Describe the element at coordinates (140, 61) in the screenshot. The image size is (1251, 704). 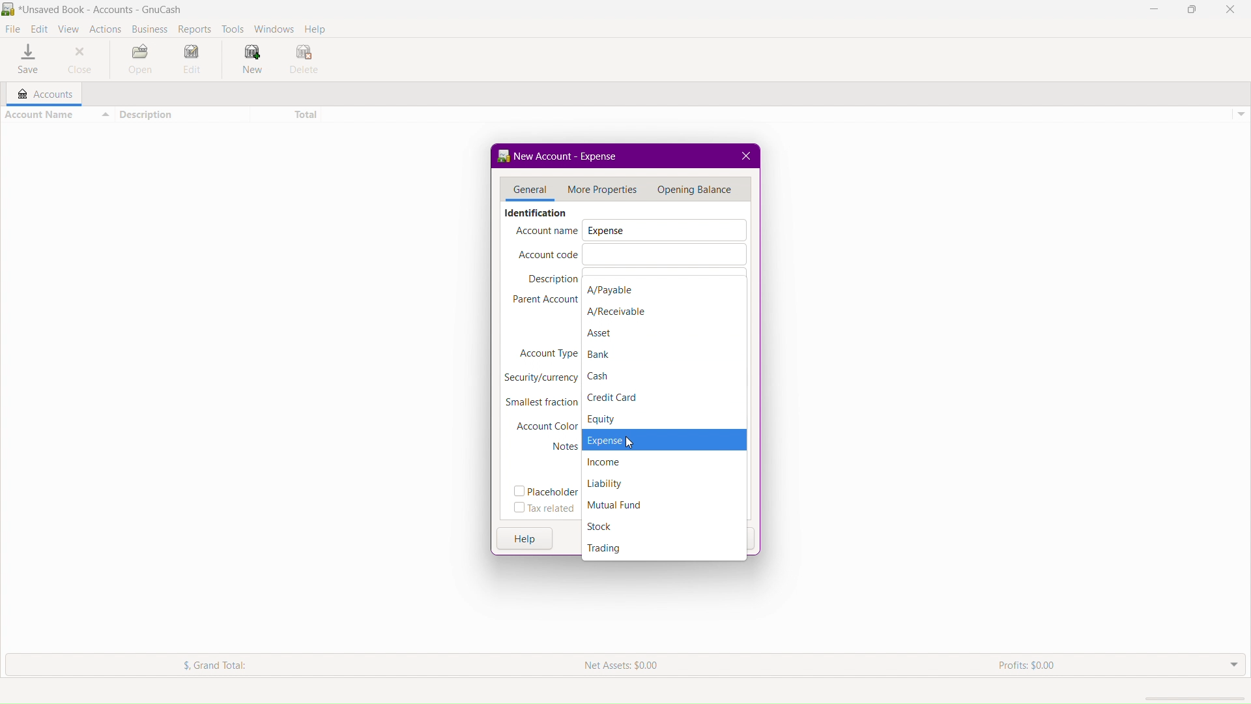
I see `Open` at that location.